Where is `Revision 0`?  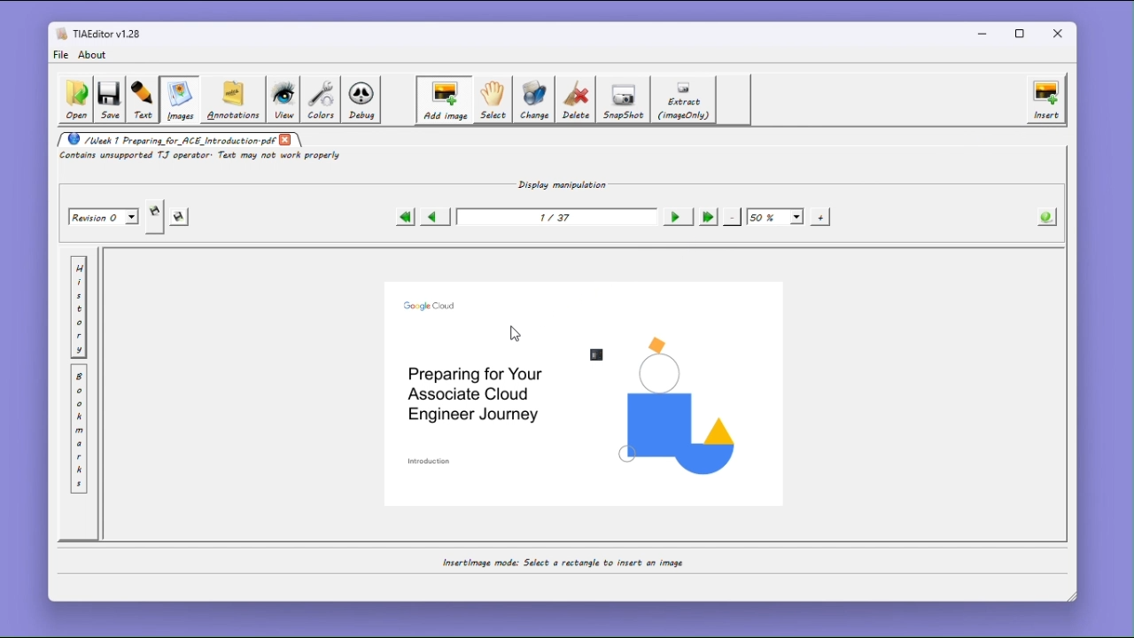
Revision 0 is located at coordinates (105, 217).